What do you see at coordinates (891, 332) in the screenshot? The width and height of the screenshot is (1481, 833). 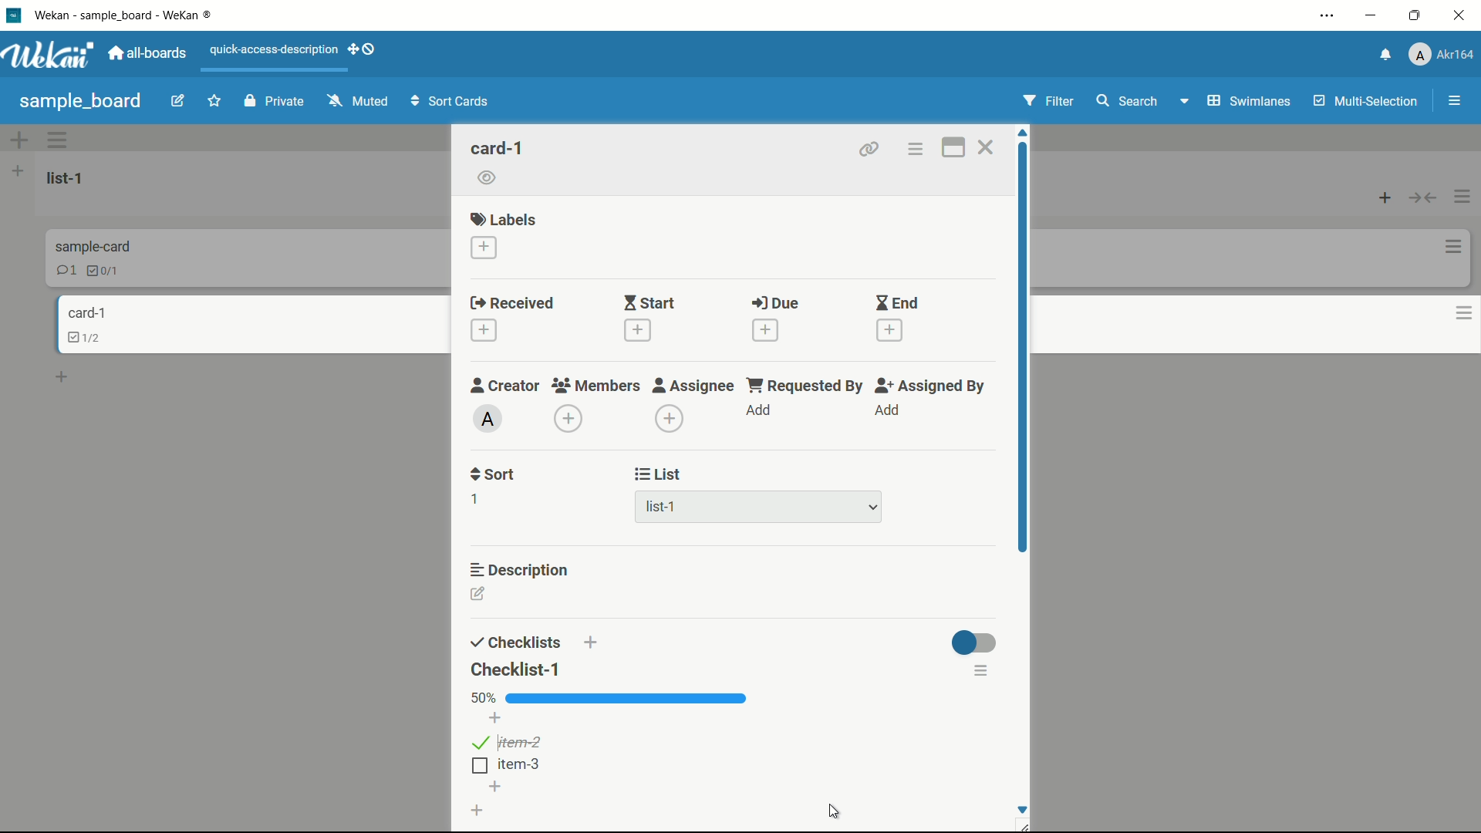 I see `add date` at bounding box center [891, 332].